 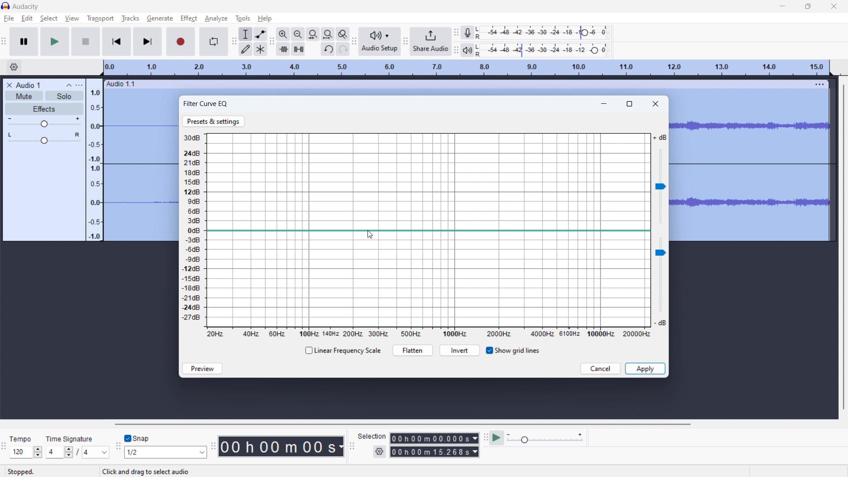 What do you see at coordinates (197, 18) in the screenshot?
I see `cursor` at bounding box center [197, 18].